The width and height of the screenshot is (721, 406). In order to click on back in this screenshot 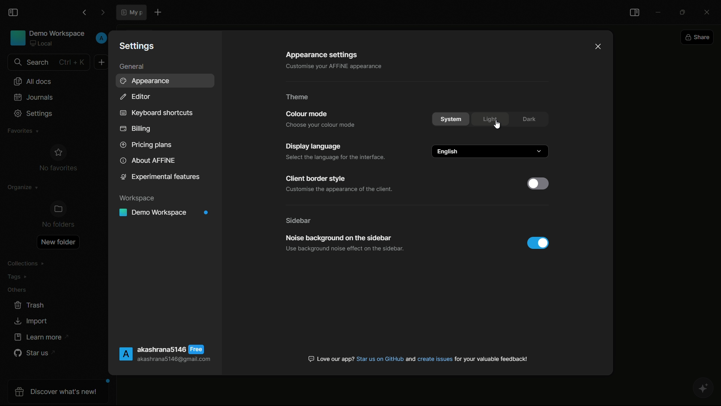, I will do `click(84, 13)`.